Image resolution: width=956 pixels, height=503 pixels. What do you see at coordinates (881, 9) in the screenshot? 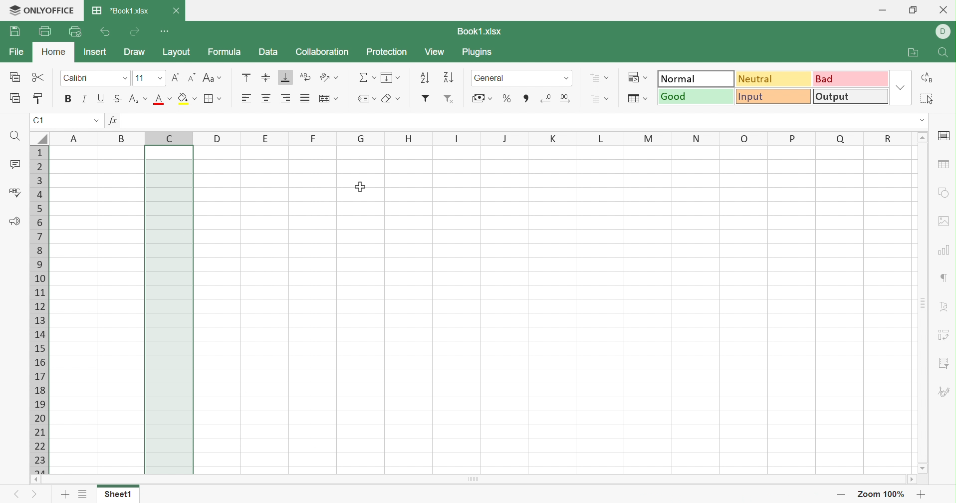
I see `Minimize` at bounding box center [881, 9].